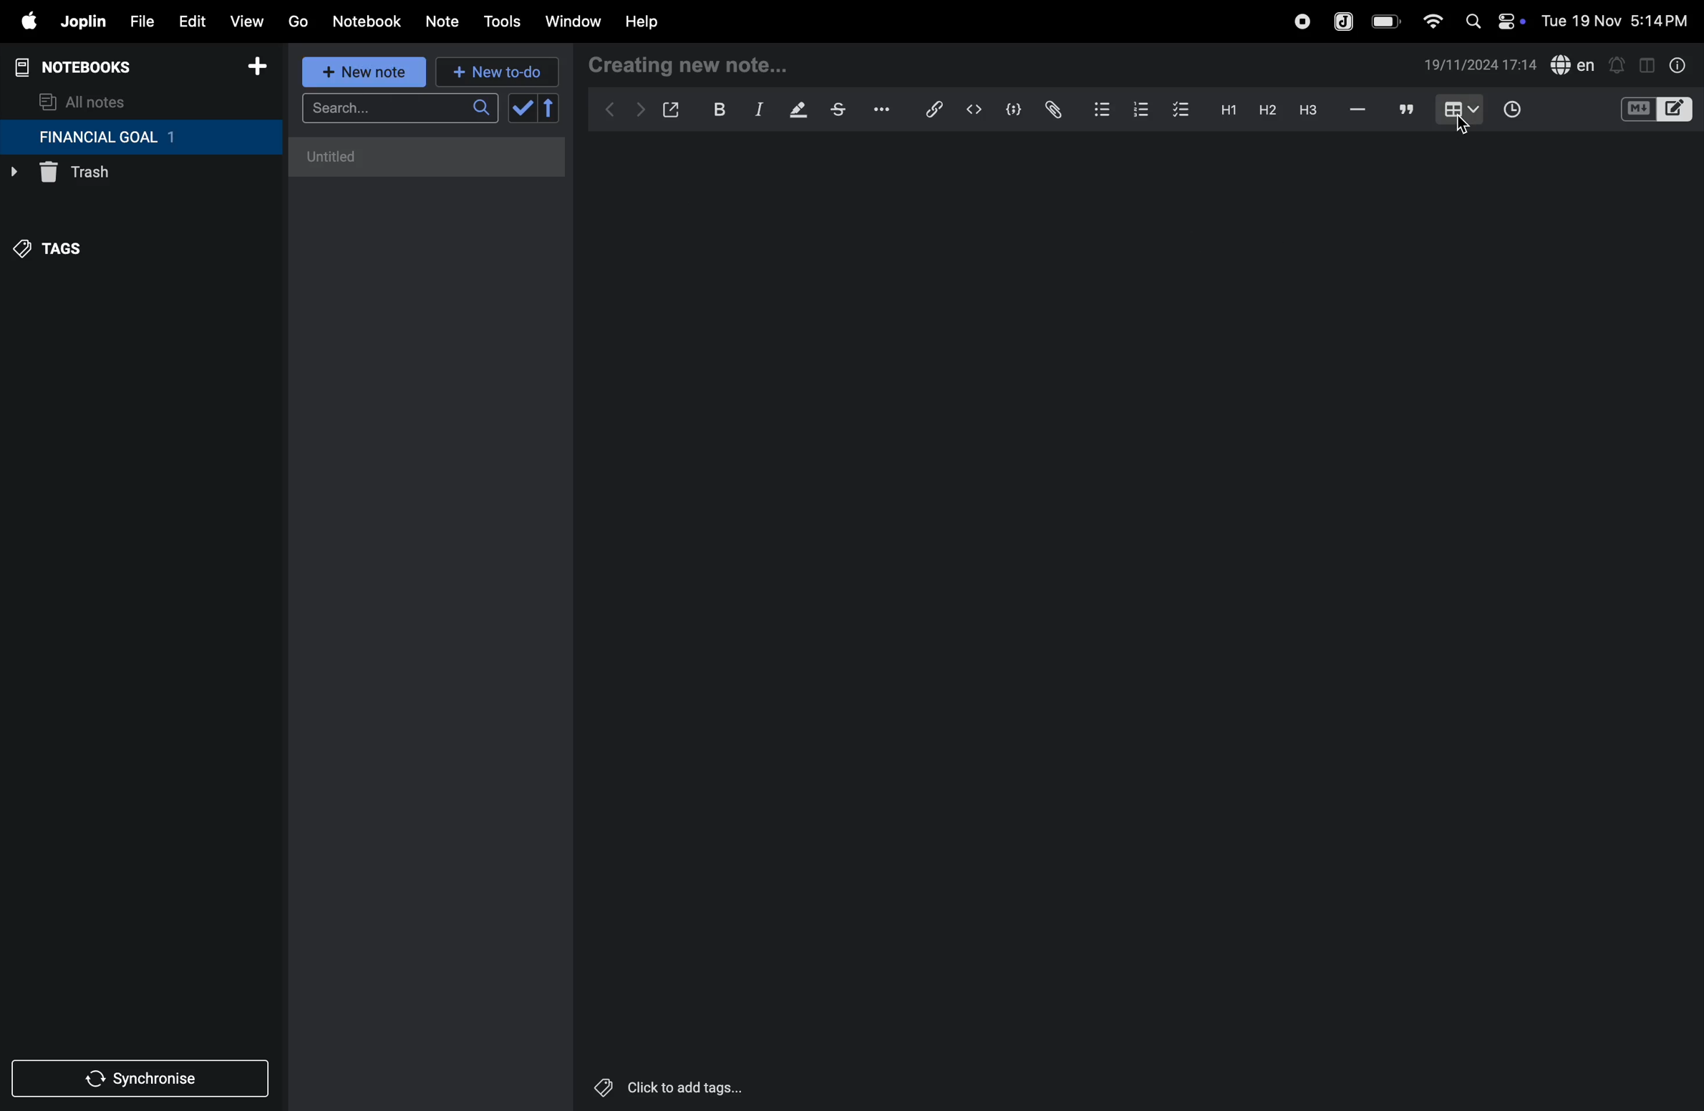 The image size is (1704, 1111). I want to click on new to-do, so click(498, 72).